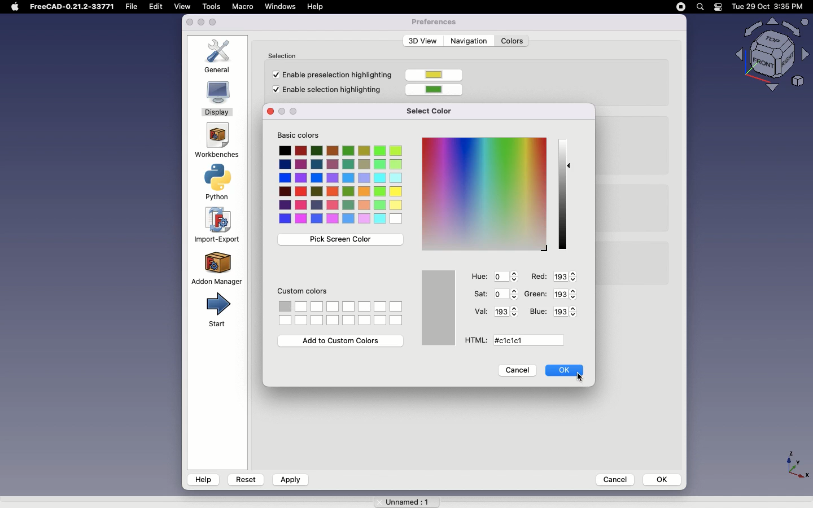  I want to click on Edit, so click(159, 7).